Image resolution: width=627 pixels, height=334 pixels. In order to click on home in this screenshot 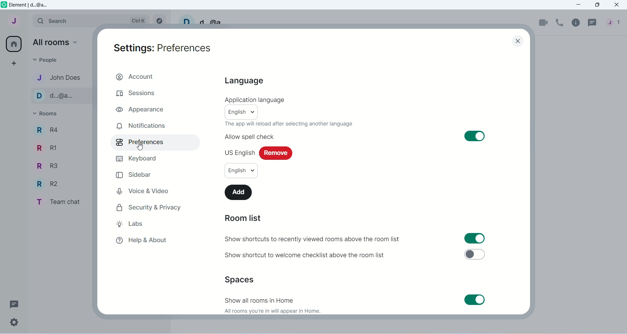, I will do `click(12, 44)`.